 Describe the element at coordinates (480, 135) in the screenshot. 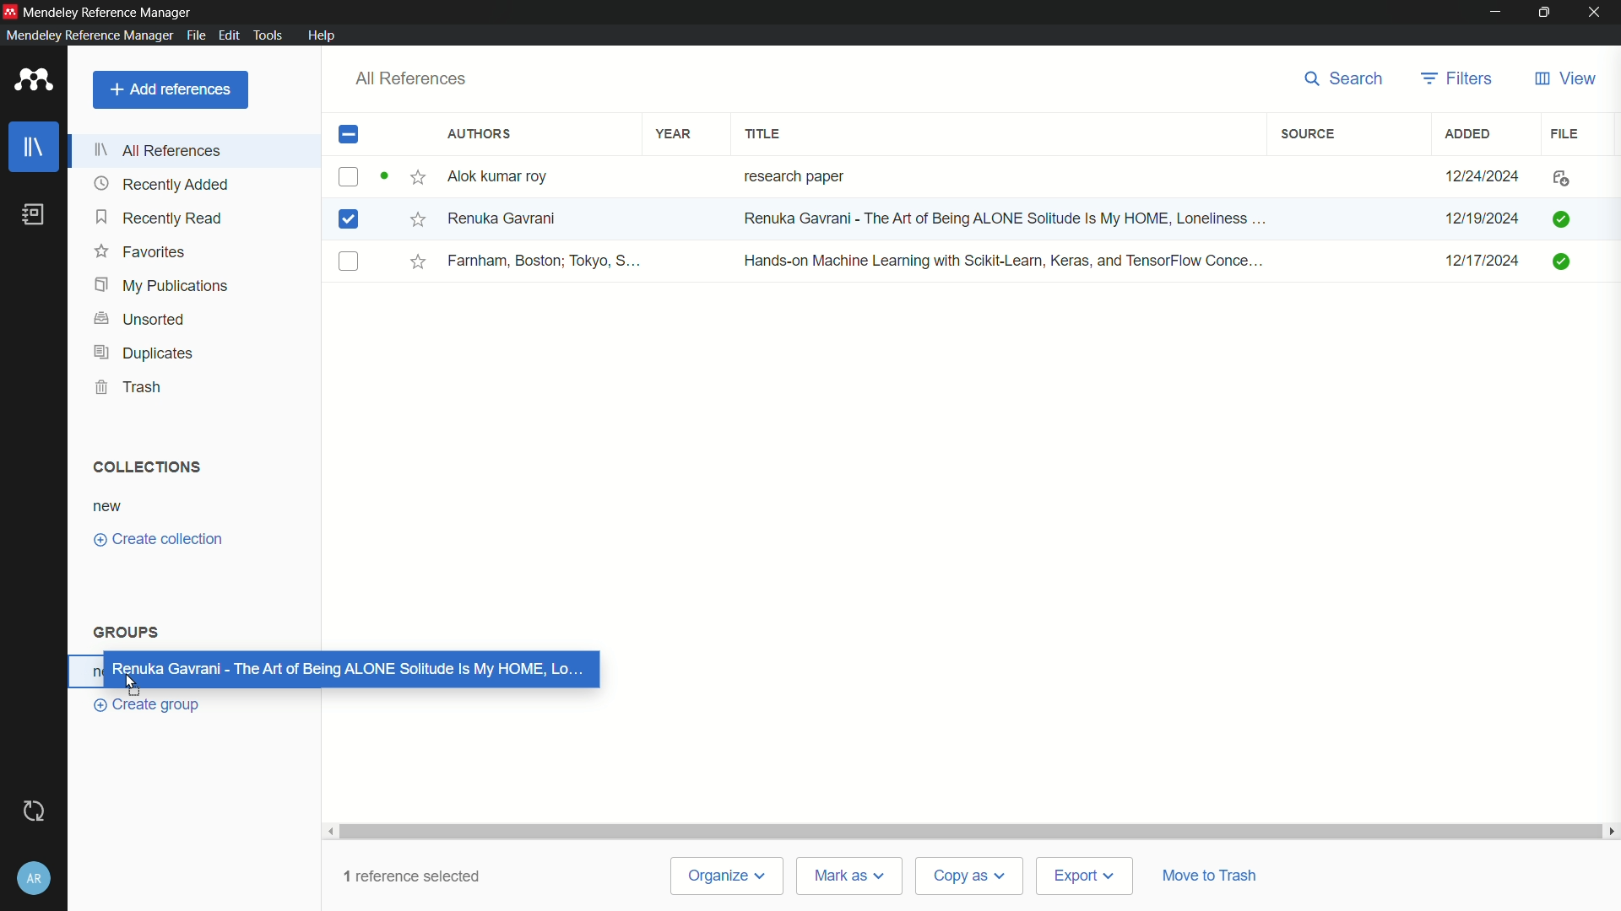

I see `authors` at that location.